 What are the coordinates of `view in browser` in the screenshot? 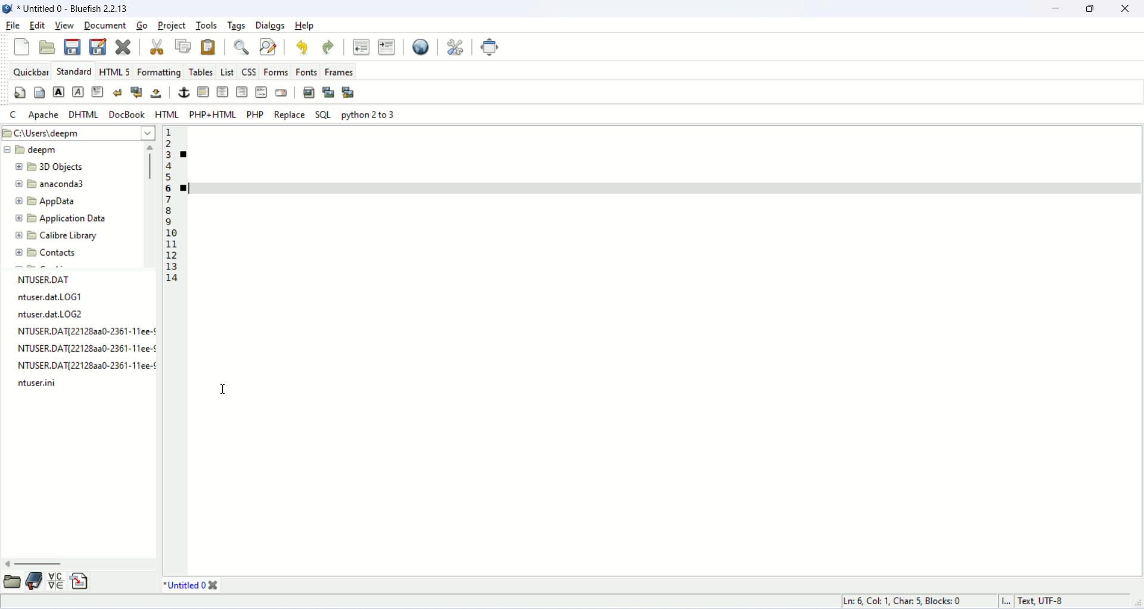 It's located at (421, 46).